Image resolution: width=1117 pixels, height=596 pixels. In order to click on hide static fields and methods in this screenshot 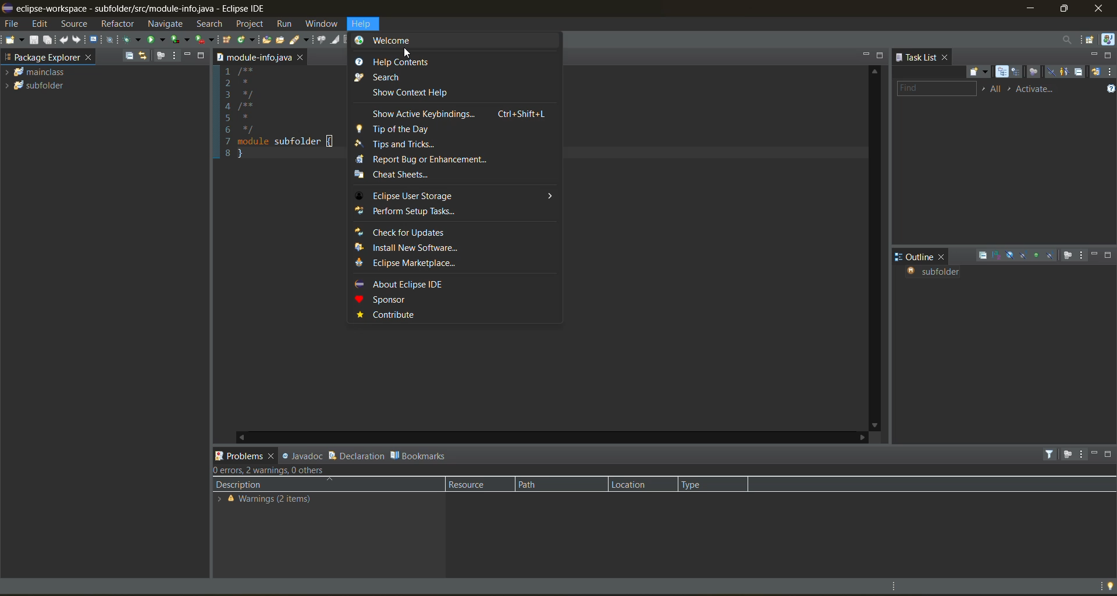, I will do `click(1022, 256)`.